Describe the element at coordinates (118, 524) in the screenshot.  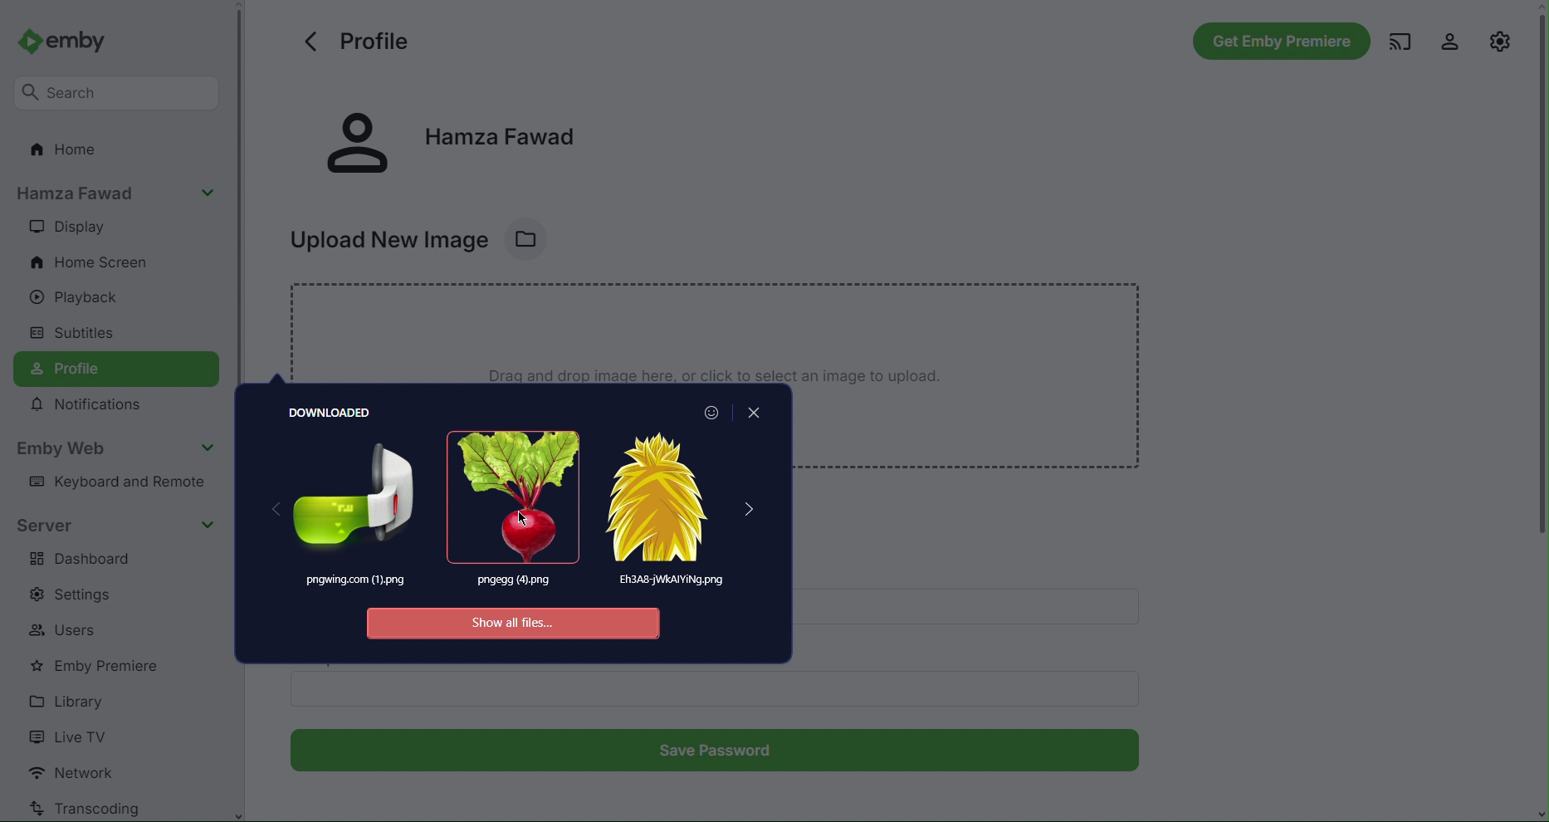
I see `Server` at that location.